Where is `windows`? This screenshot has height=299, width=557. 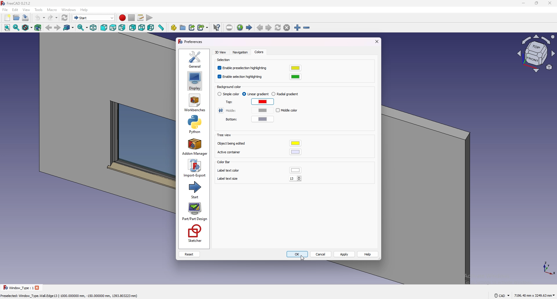
windows is located at coordinates (69, 10).